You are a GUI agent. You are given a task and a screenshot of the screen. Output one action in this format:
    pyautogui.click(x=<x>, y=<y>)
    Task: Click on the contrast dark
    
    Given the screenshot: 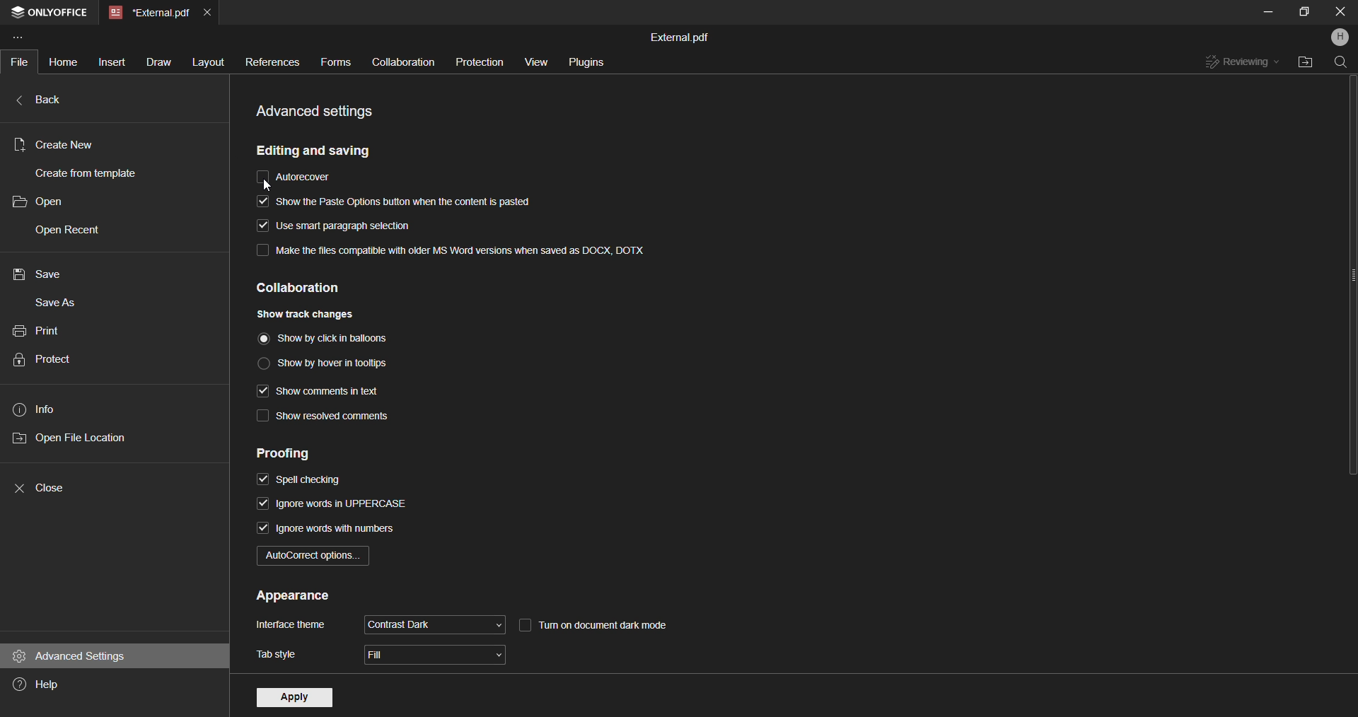 What is the action you would take?
    pyautogui.click(x=434, y=624)
    